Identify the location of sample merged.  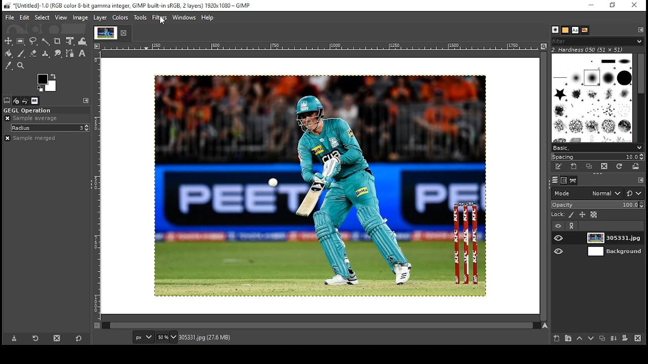
(30, 138).